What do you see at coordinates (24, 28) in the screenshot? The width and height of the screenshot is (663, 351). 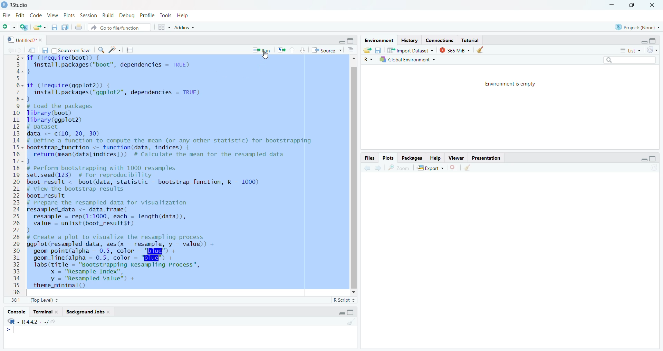 I see `create new project` at bounding box center [24, 28].